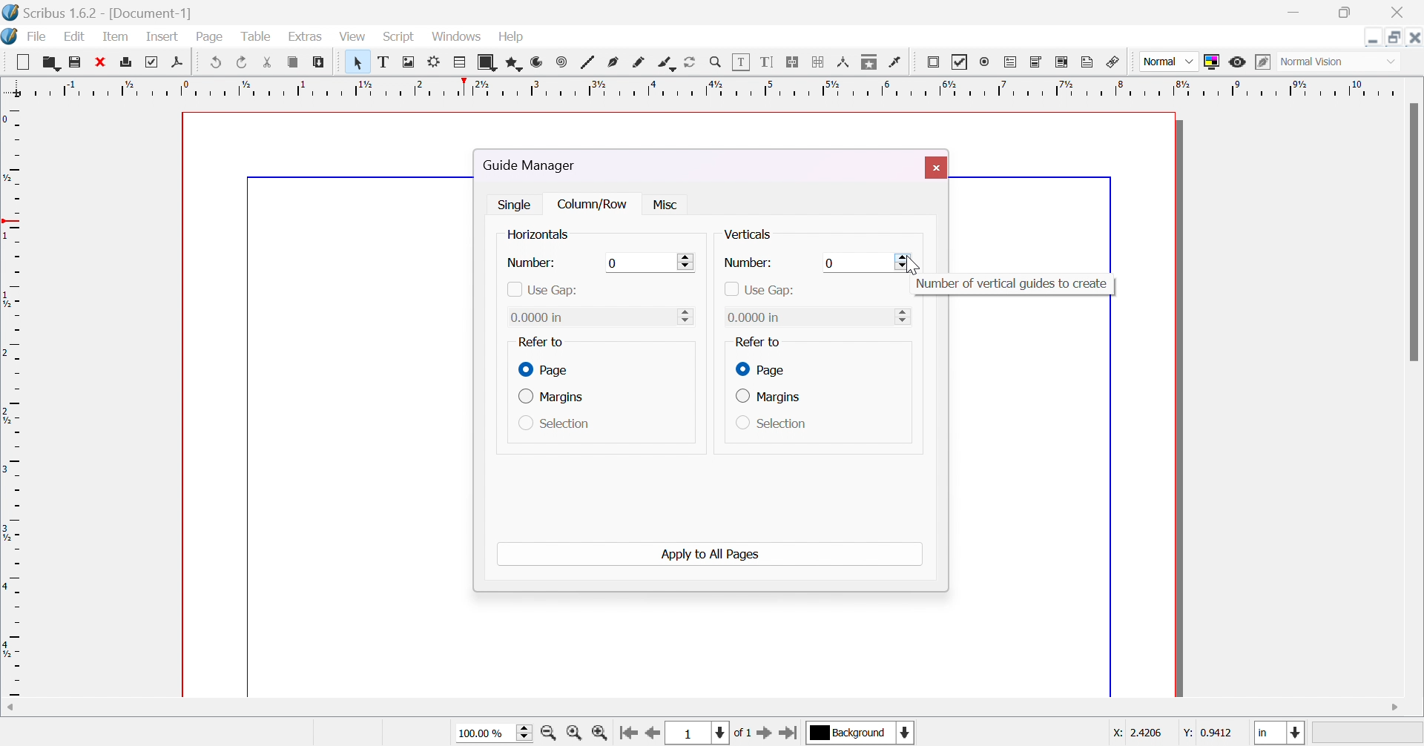 The image size is (1424, 746). Describe the element at coordinates (241, 62) in the screenshot. I see `redo` at that location.